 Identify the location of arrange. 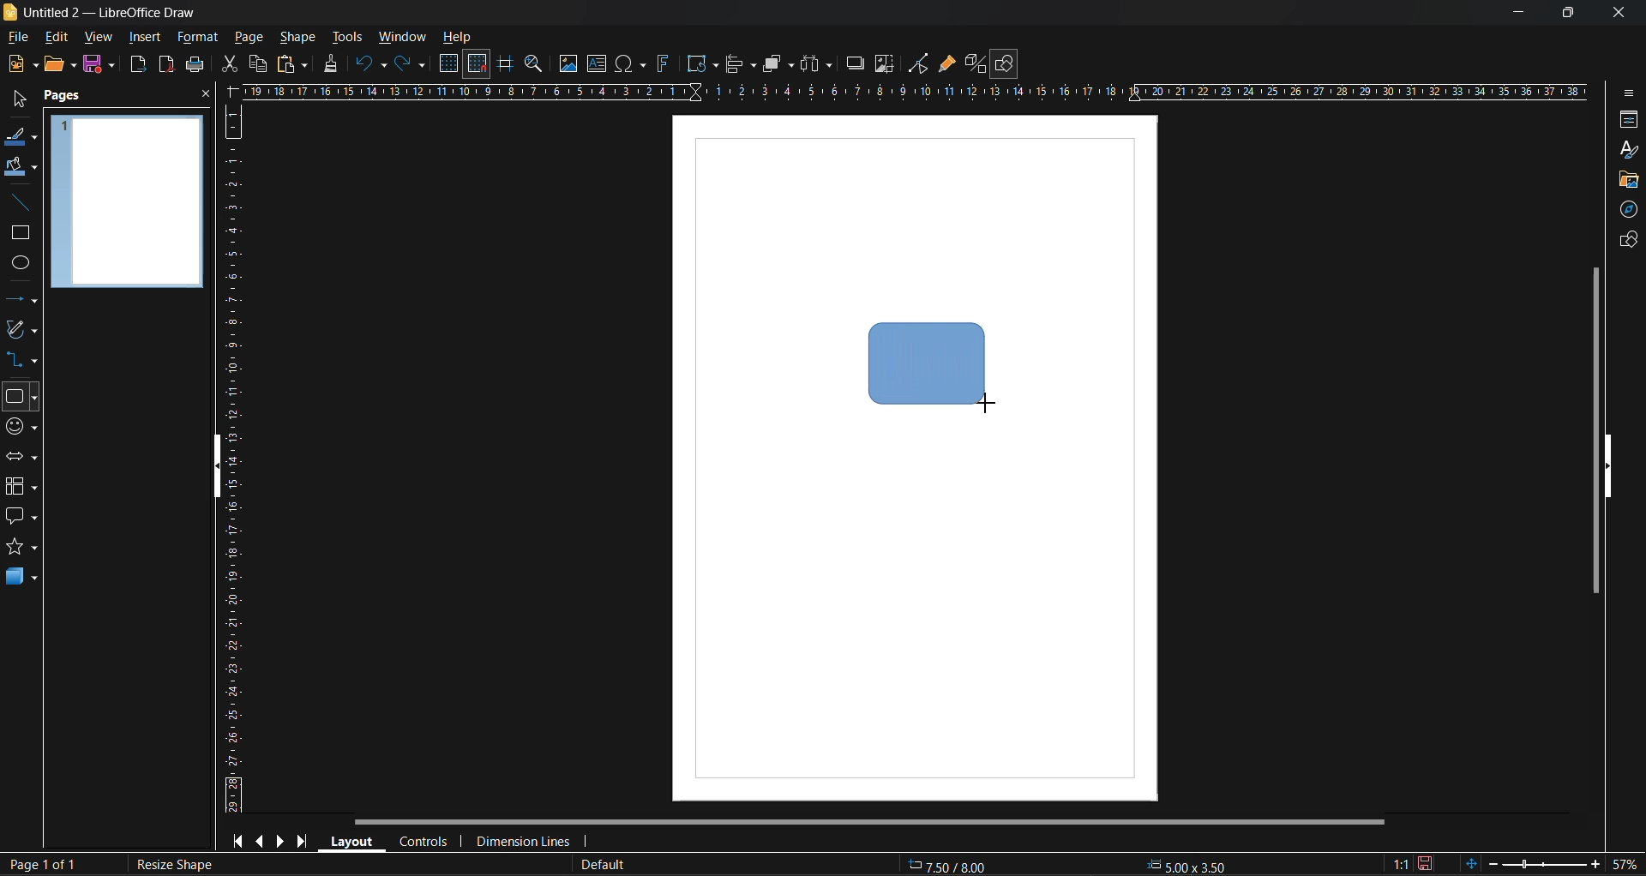
(778, 63).